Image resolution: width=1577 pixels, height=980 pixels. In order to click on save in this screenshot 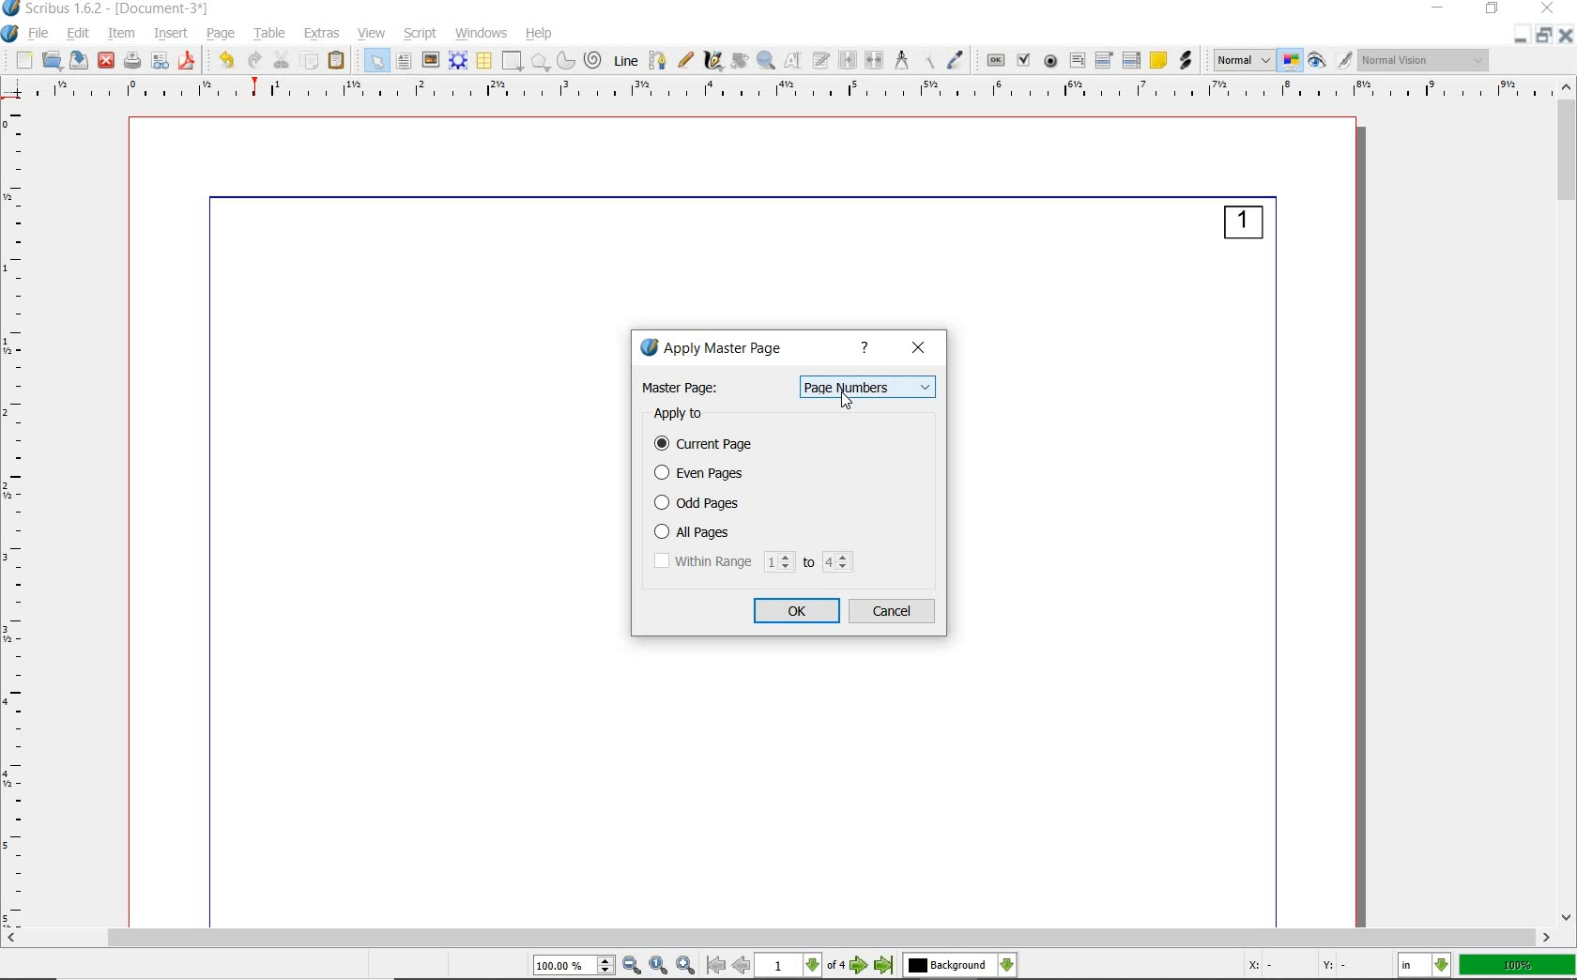, I will do `click(77, 60)`.